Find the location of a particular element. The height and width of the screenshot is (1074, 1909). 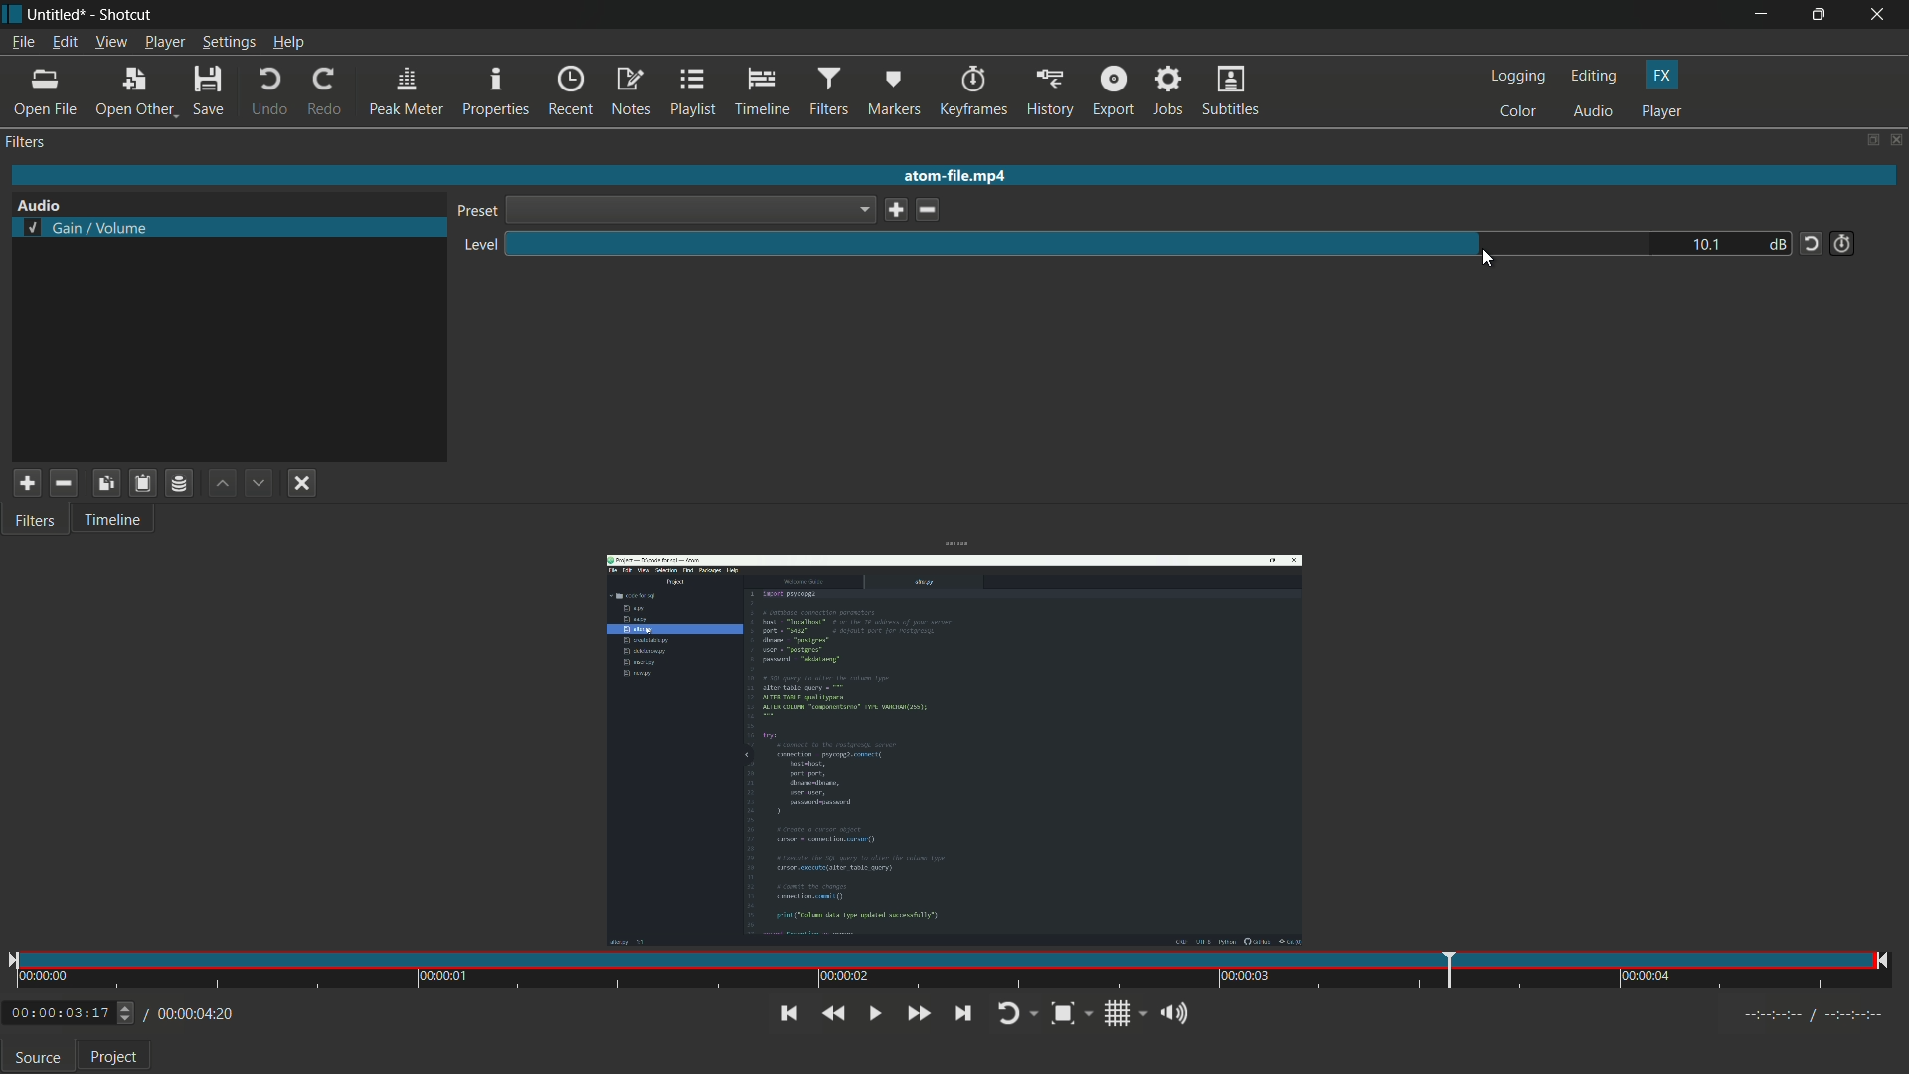

open file is located at coordinates (47, 92).